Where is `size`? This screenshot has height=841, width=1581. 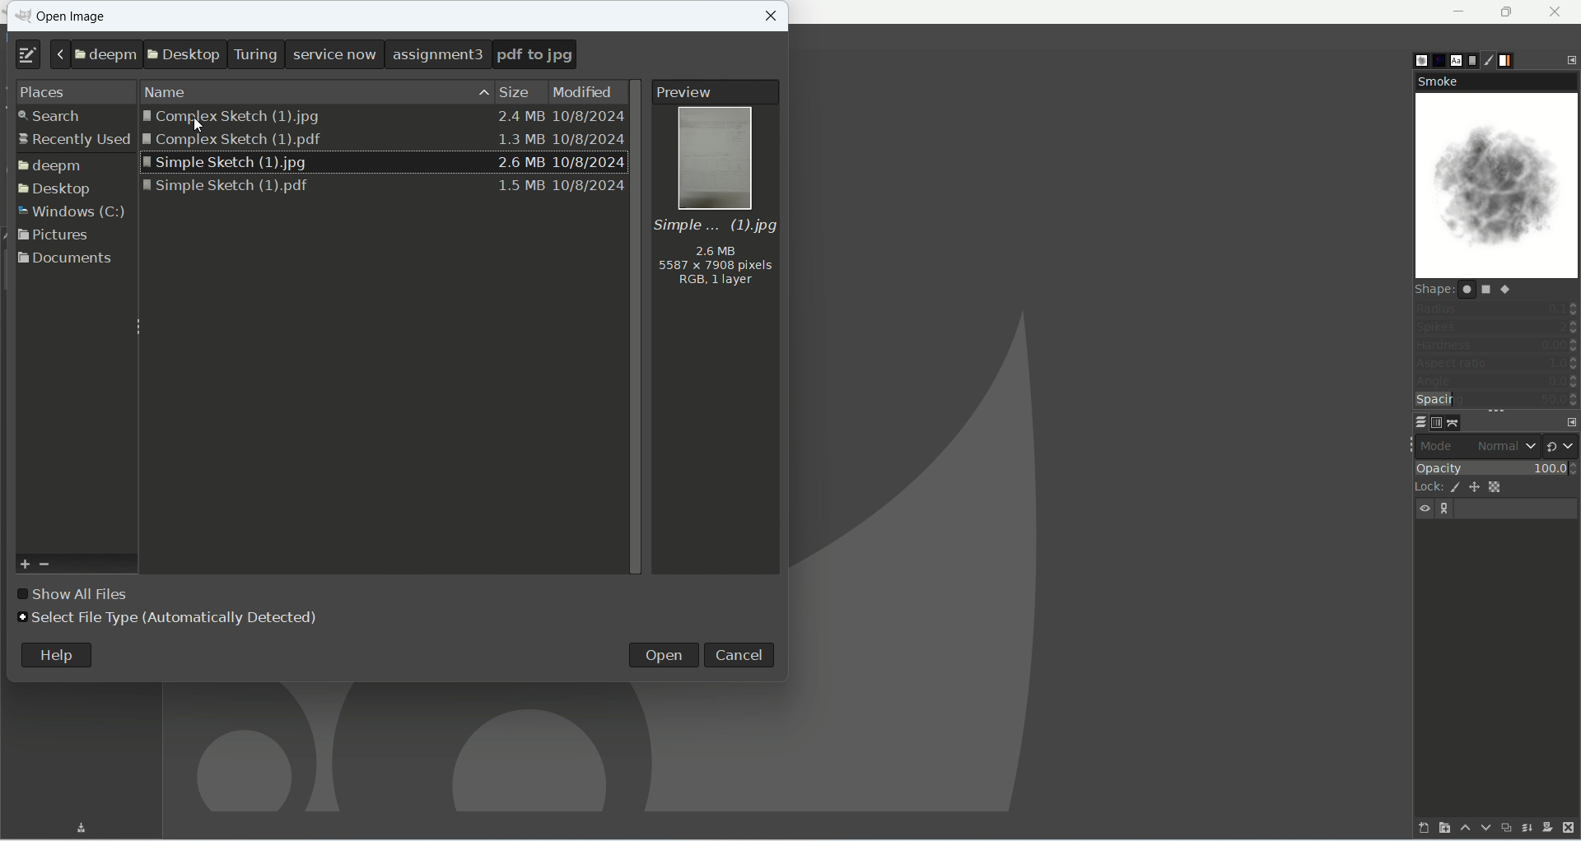
size is located at coordinates (507, 91).